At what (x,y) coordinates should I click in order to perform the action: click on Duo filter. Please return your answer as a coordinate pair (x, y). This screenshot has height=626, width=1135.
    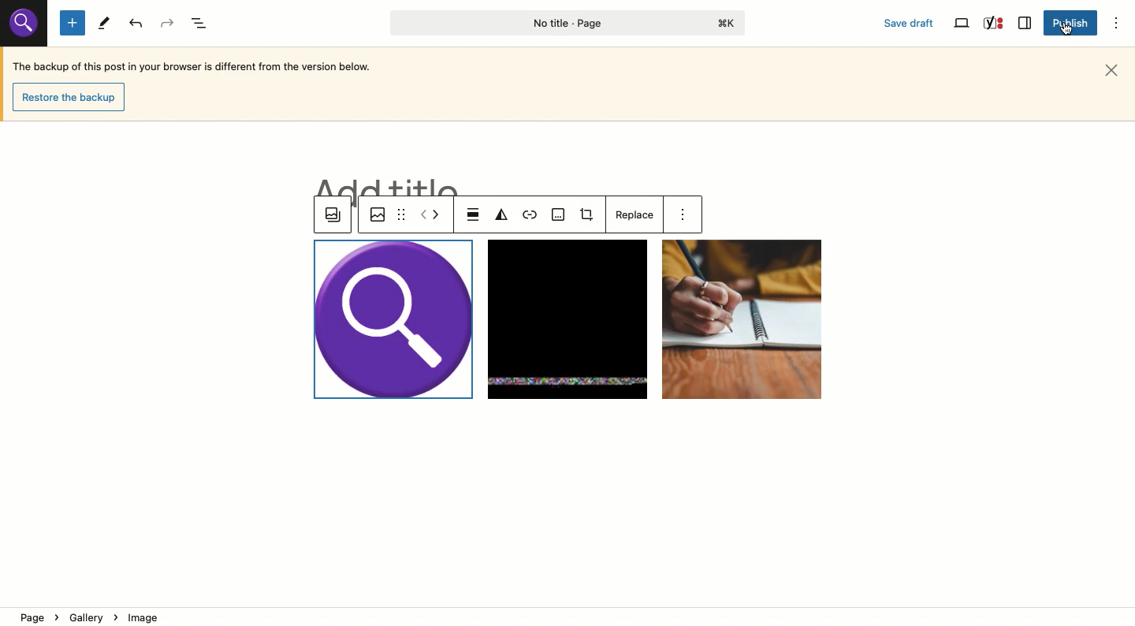
    Looking at the image, I should click on (501, 216).